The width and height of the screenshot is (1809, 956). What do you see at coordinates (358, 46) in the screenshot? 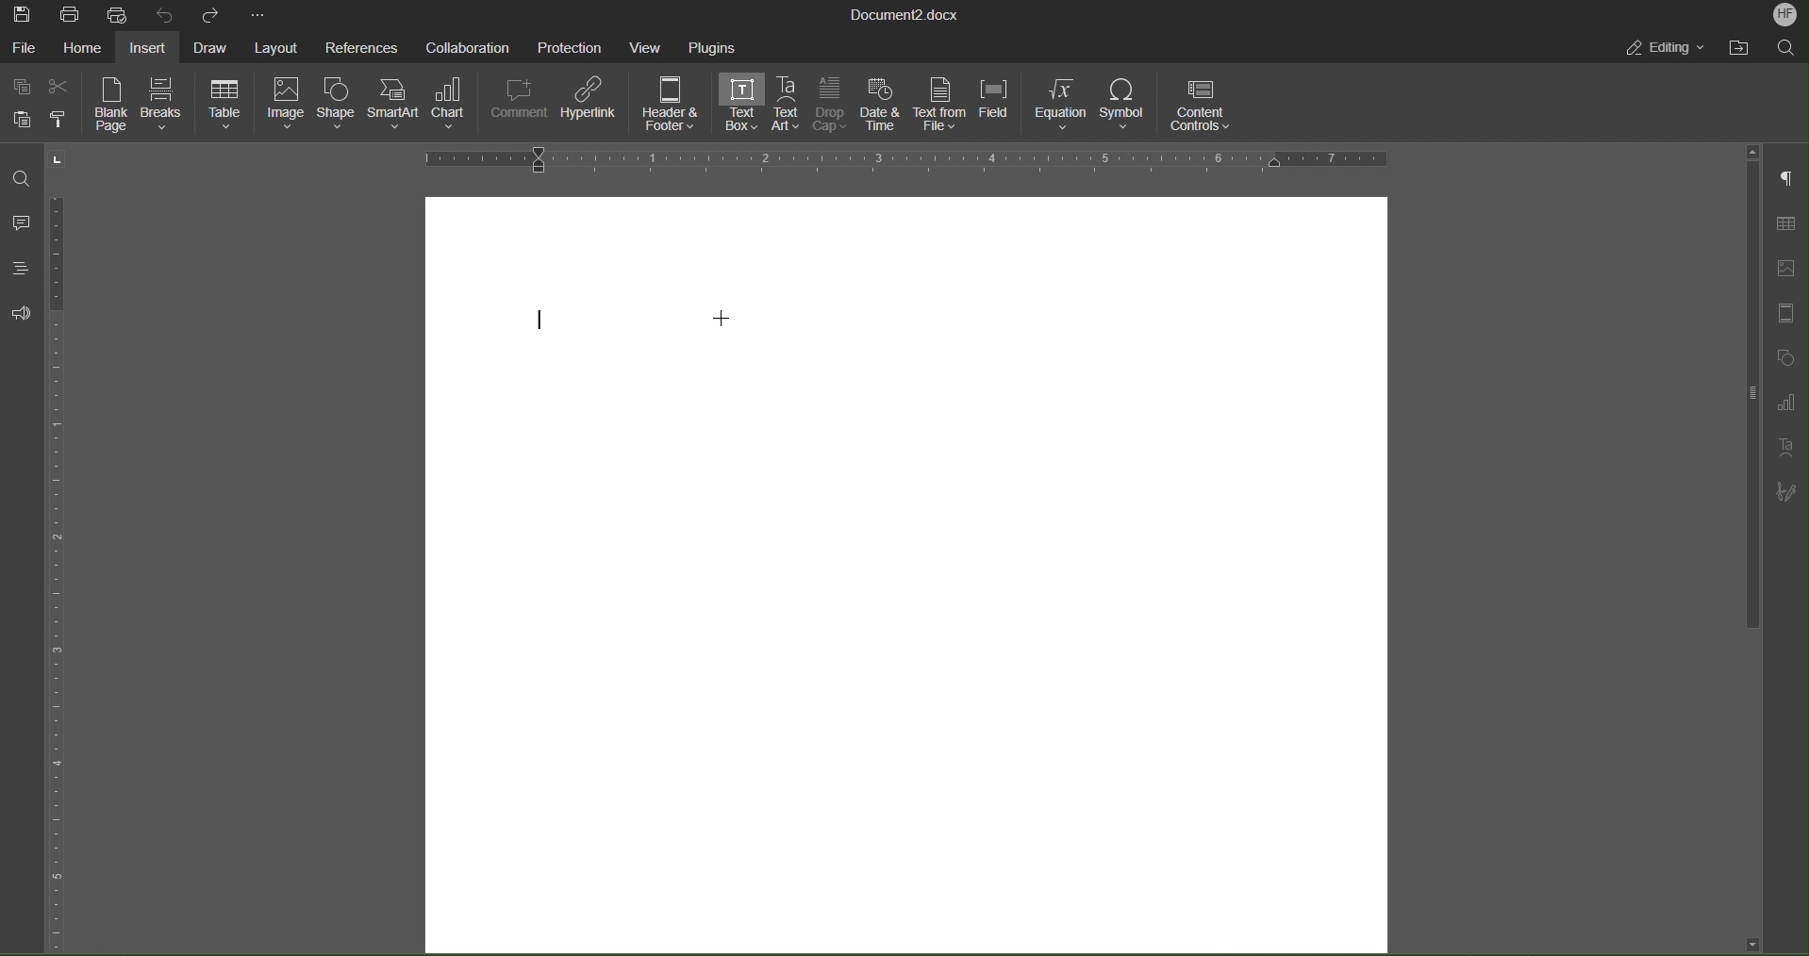
I see `References` at bounding box center [358, 46].